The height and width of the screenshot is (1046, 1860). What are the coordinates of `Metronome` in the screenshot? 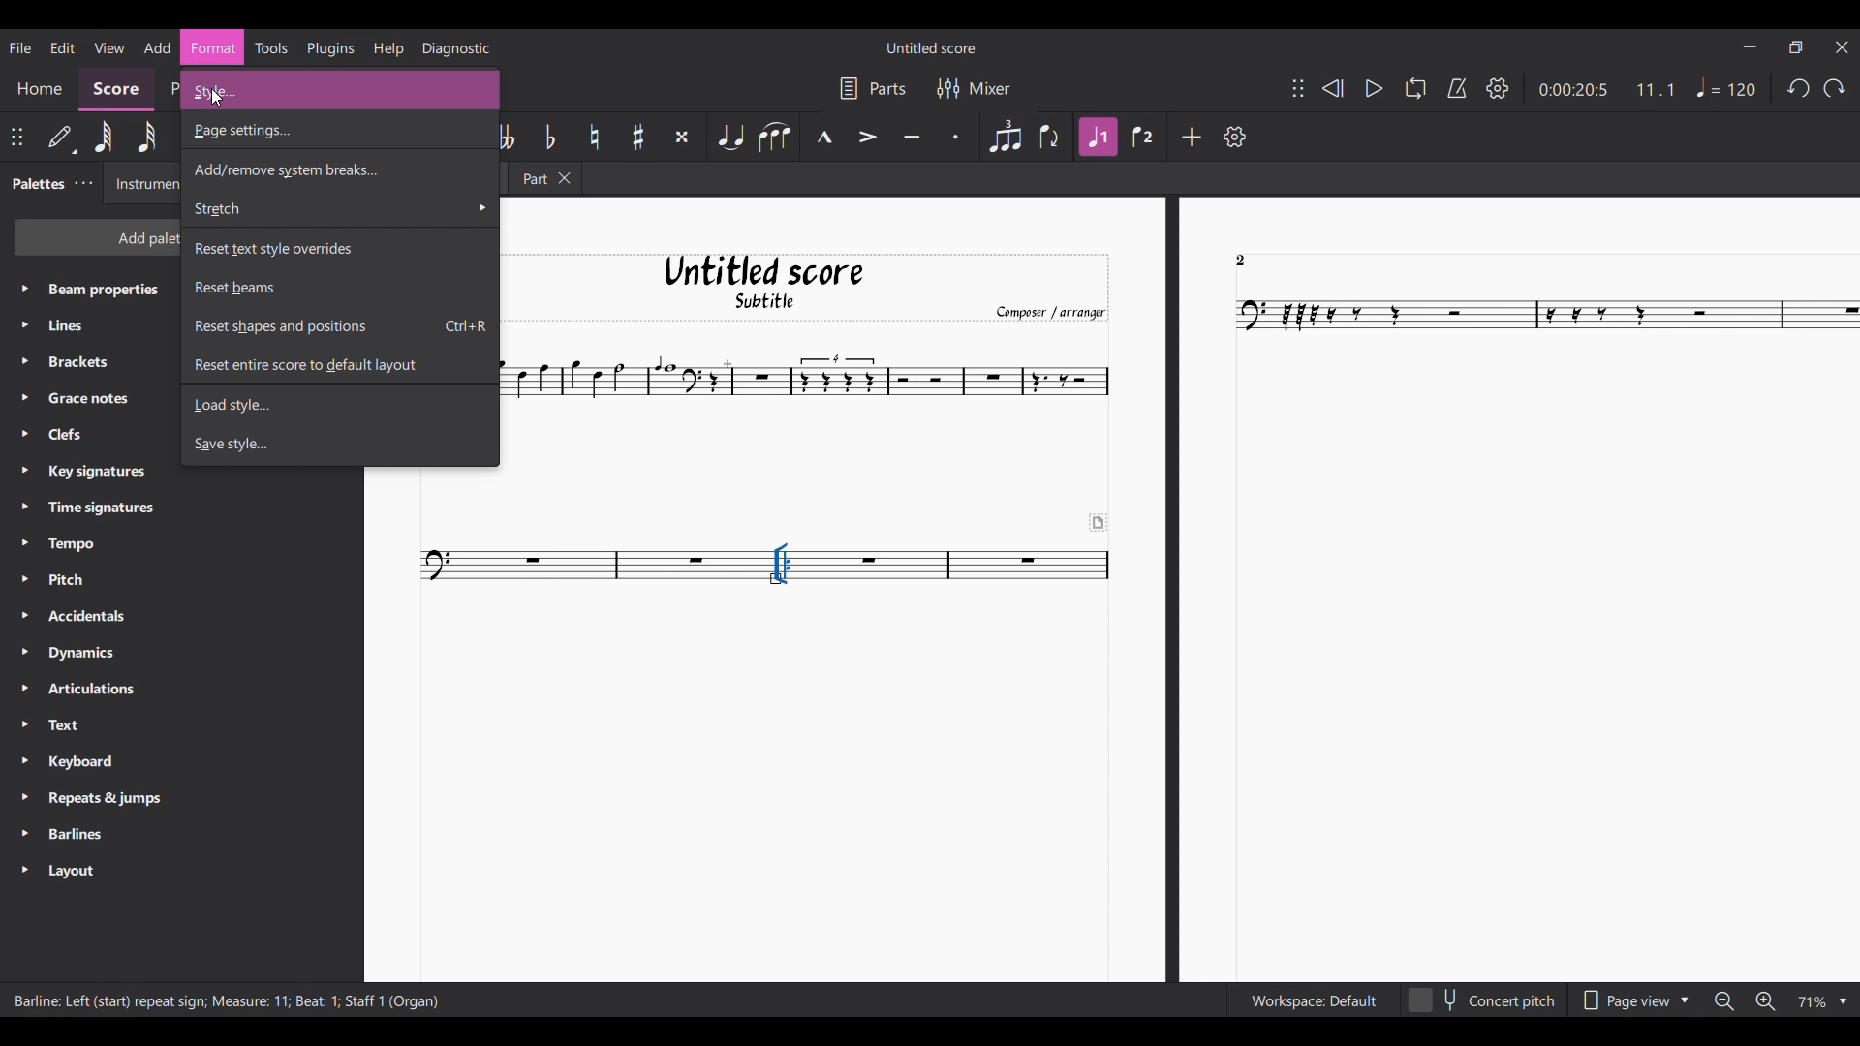 It's located at (1458, 88).